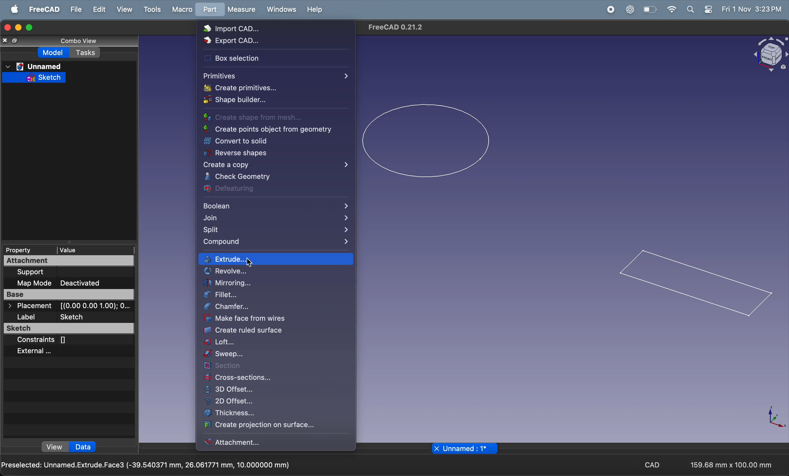 This screenshot has width=789, height=476. What do you see at coordinates (32, 273) in the screenshot?
I see `Support` at bounding box center [32, 273].